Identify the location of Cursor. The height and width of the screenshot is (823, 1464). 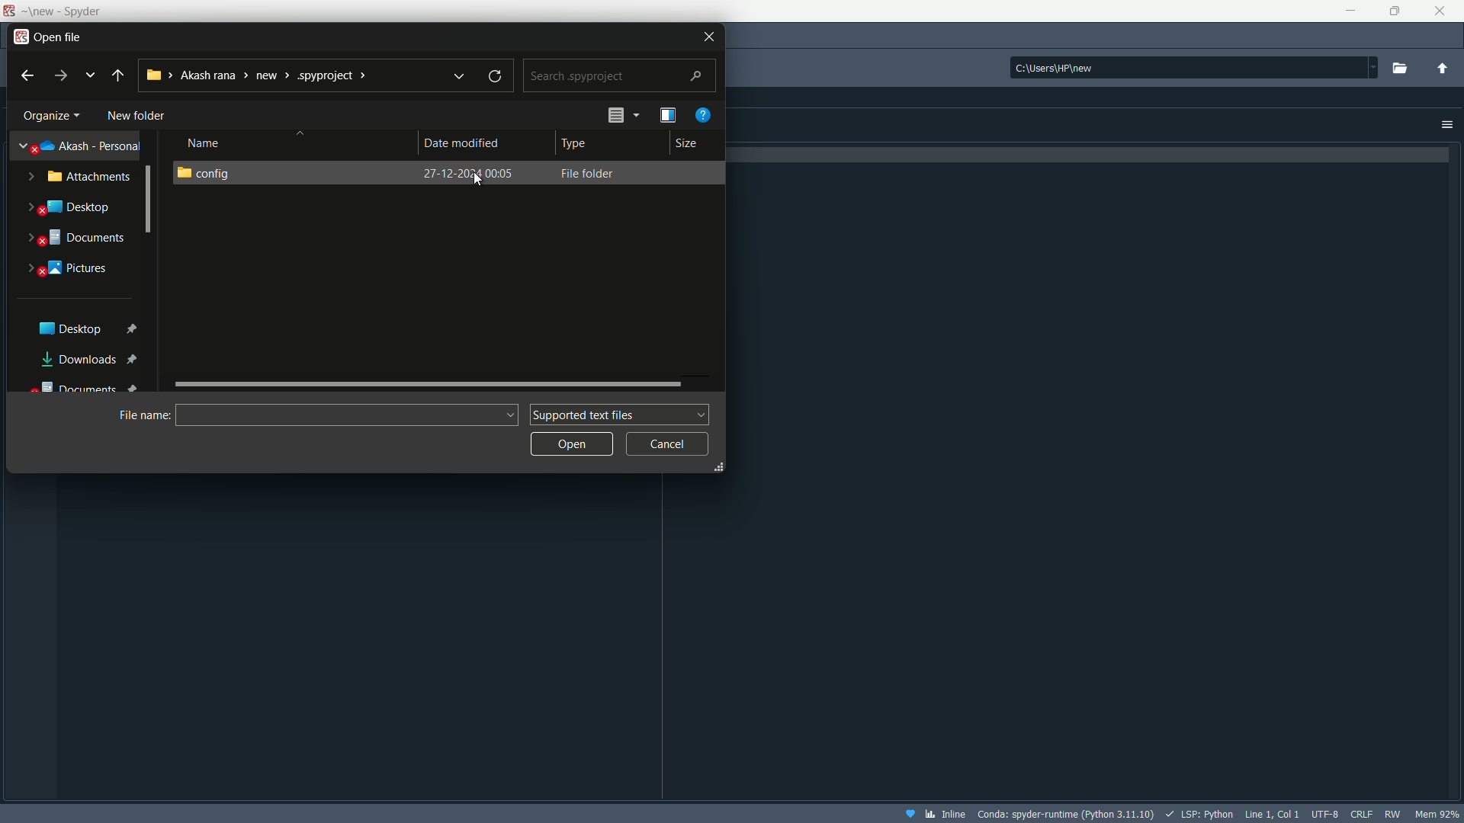
(481, 182).